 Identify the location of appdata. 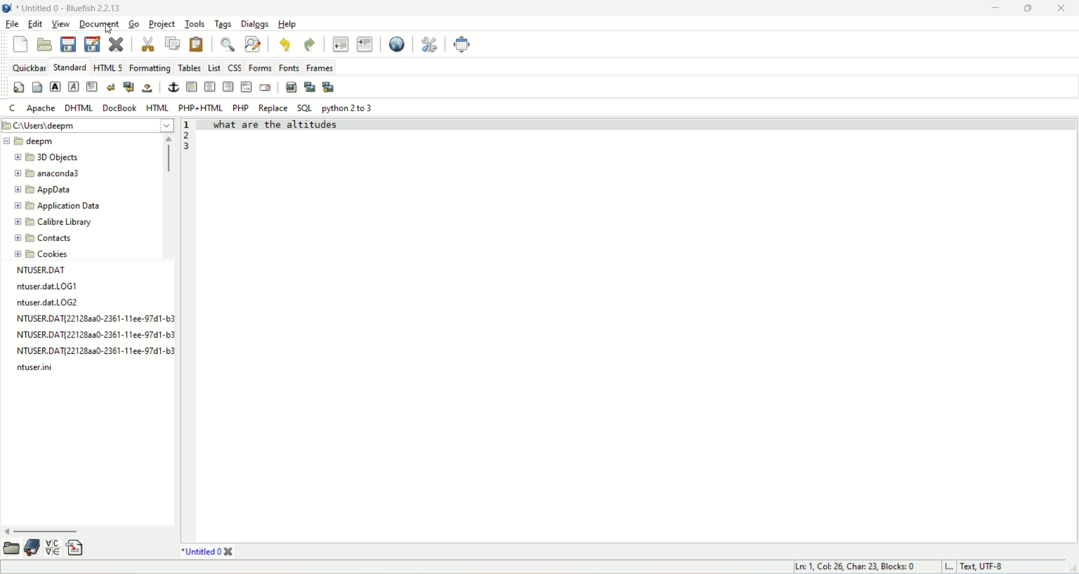
(47, 192).